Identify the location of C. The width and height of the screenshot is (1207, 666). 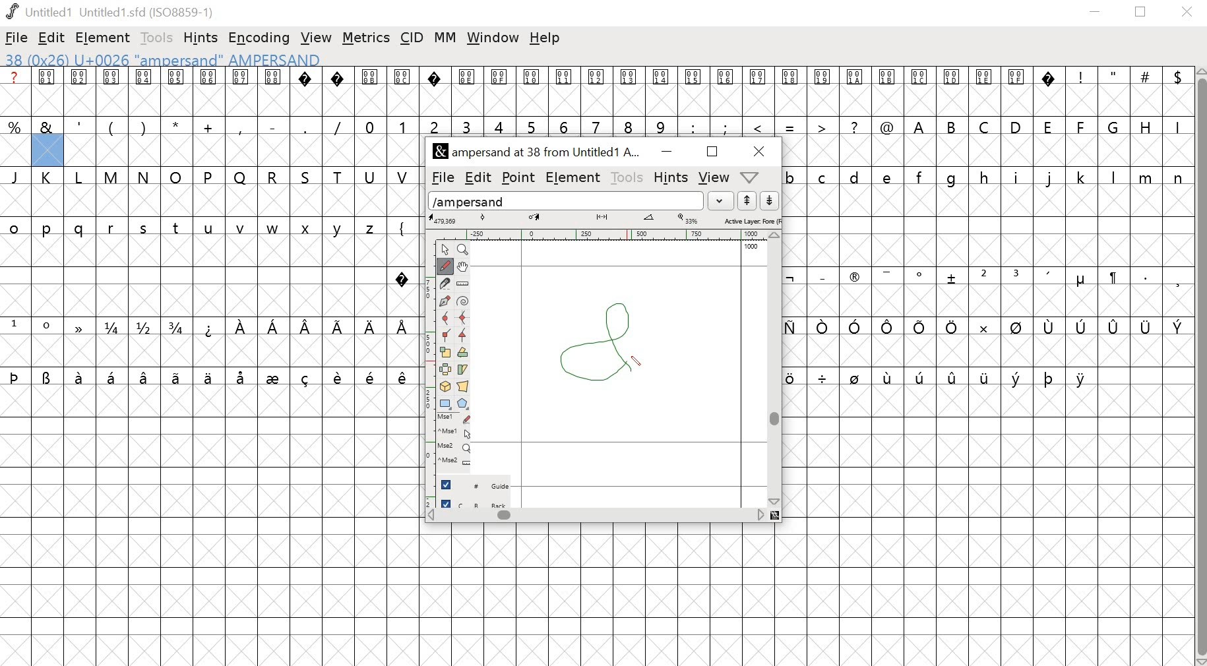
(986, 126).